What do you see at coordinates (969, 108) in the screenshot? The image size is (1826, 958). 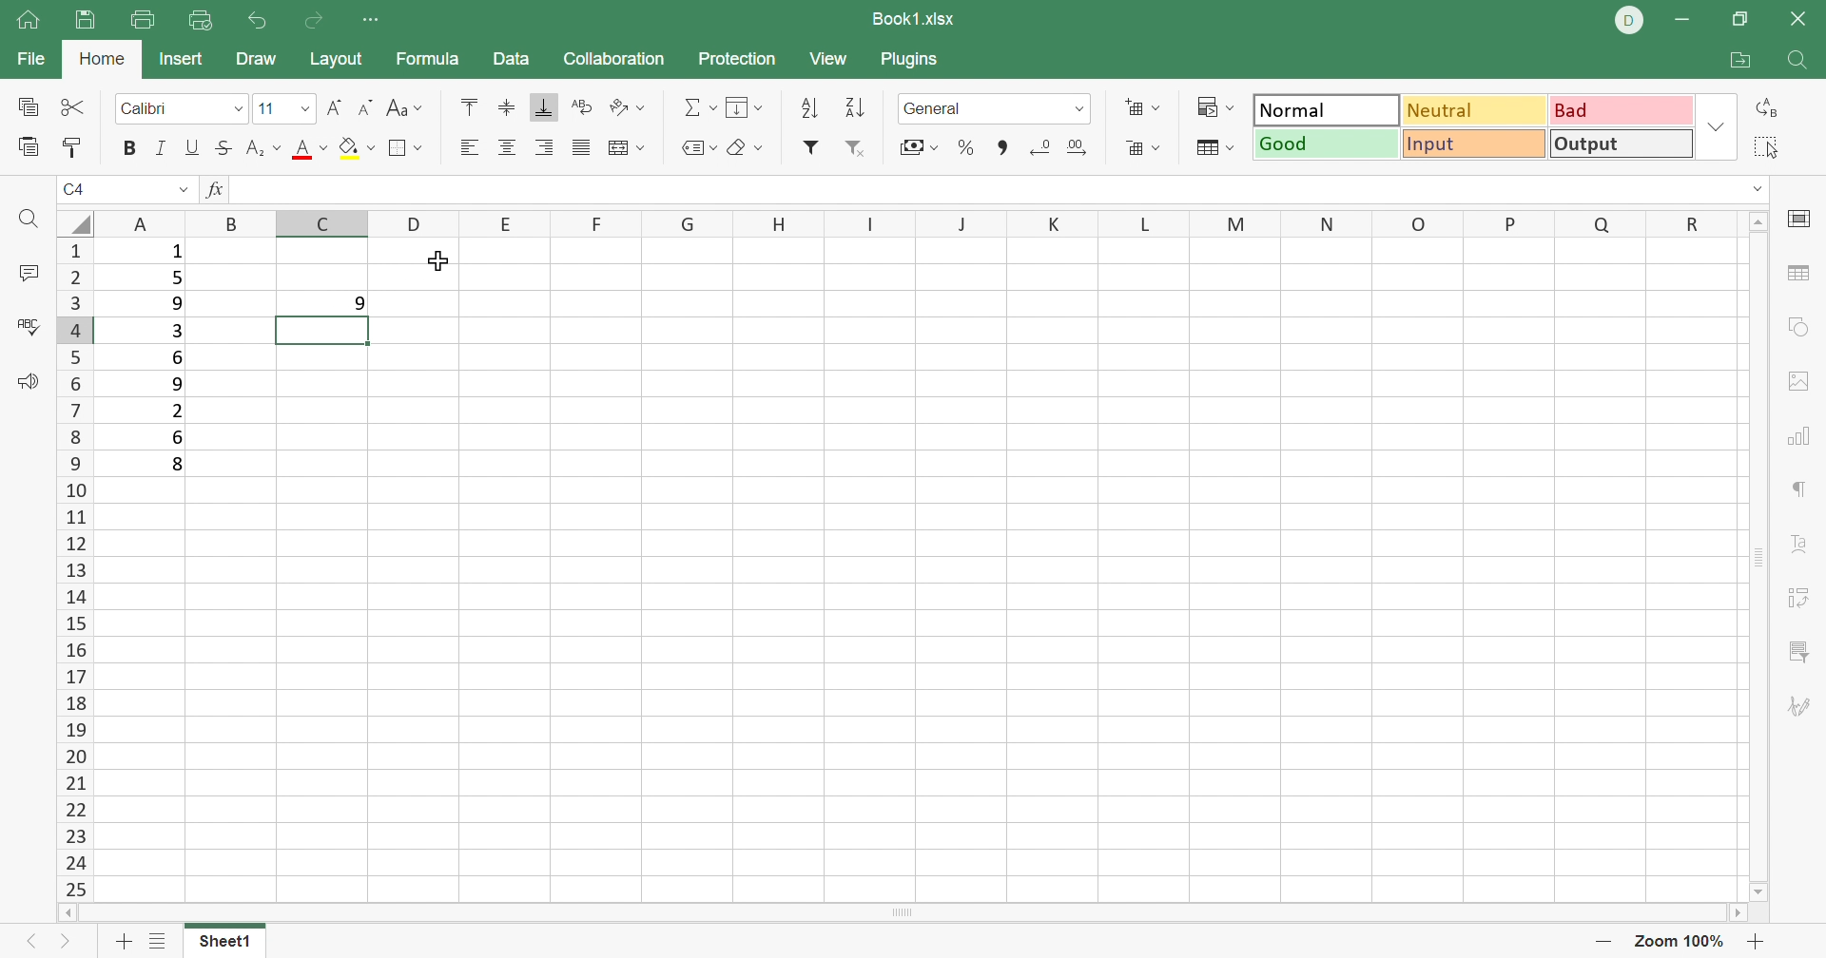 I see `Number format` at bounding box center [969, 108].